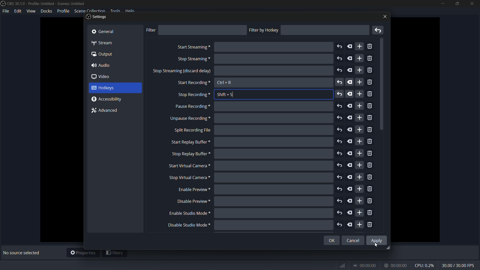 The width and height of the screenshot is (480, 270). Describe the element at coordinates (379, 30) in the screenshot. I see `remove` at that location.